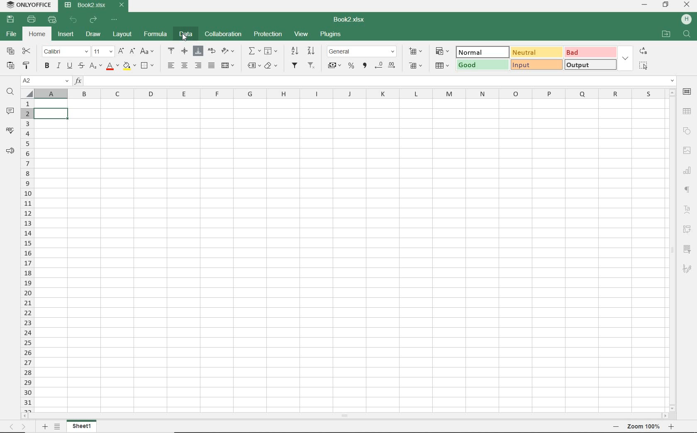 This screenshot has width=697, height=433. Describe the element at coordinates (362, 51) in the screenshot. I see `NUMBER FORMAT` at that location.